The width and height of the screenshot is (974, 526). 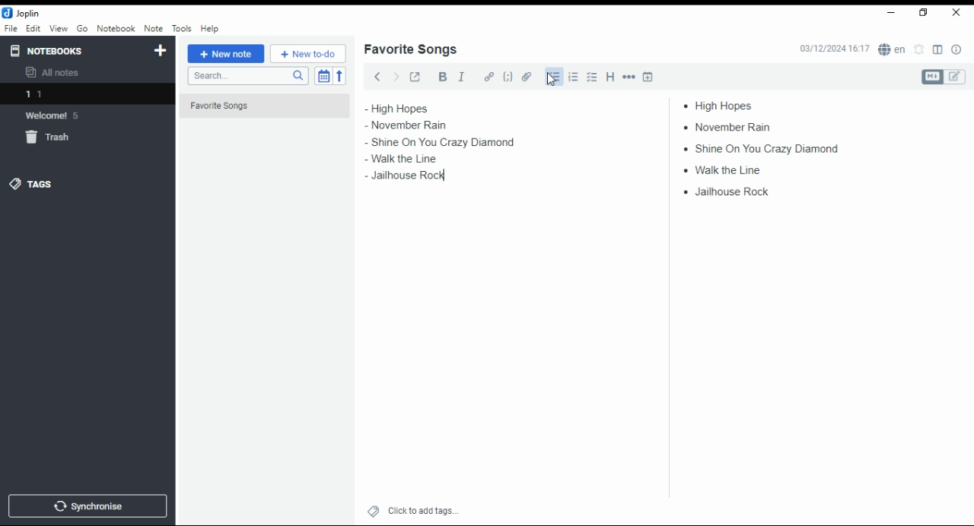 I want to click on high hopes, so click(x=416, y=109).